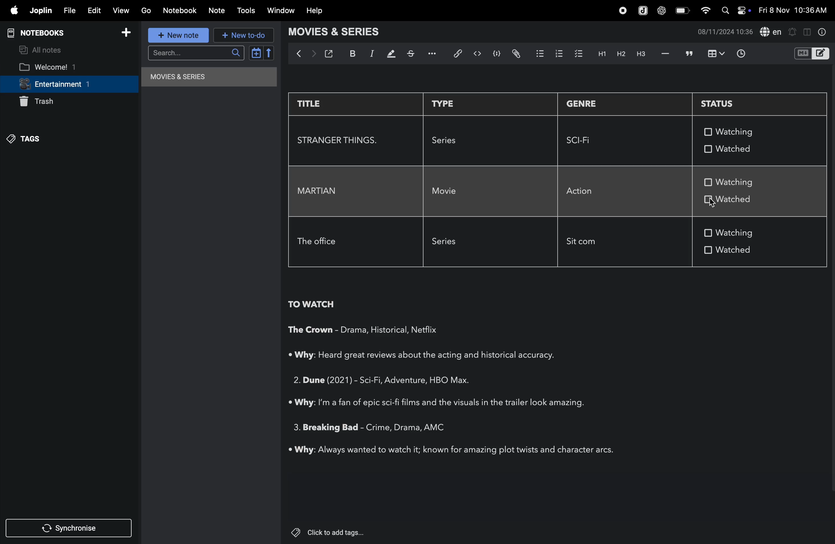 The image size is (835, 544). I want to click on entertainment, so click(67, 85).